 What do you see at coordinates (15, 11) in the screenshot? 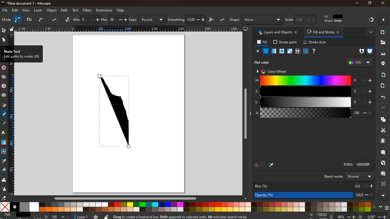
I see `edit` at bounding box center [15, 11].